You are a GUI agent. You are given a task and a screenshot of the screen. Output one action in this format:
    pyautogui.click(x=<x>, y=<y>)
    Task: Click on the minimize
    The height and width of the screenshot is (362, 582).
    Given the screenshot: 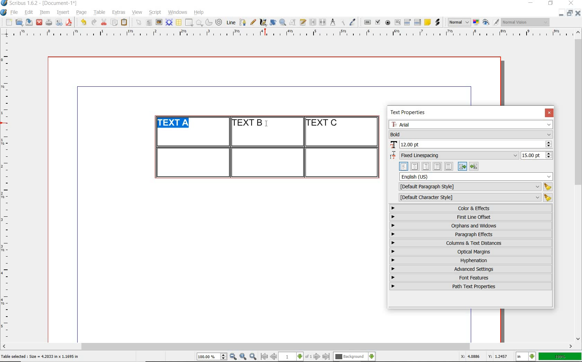 What is the action you would take?
    pyautogui.click(x=562, y=12)
    